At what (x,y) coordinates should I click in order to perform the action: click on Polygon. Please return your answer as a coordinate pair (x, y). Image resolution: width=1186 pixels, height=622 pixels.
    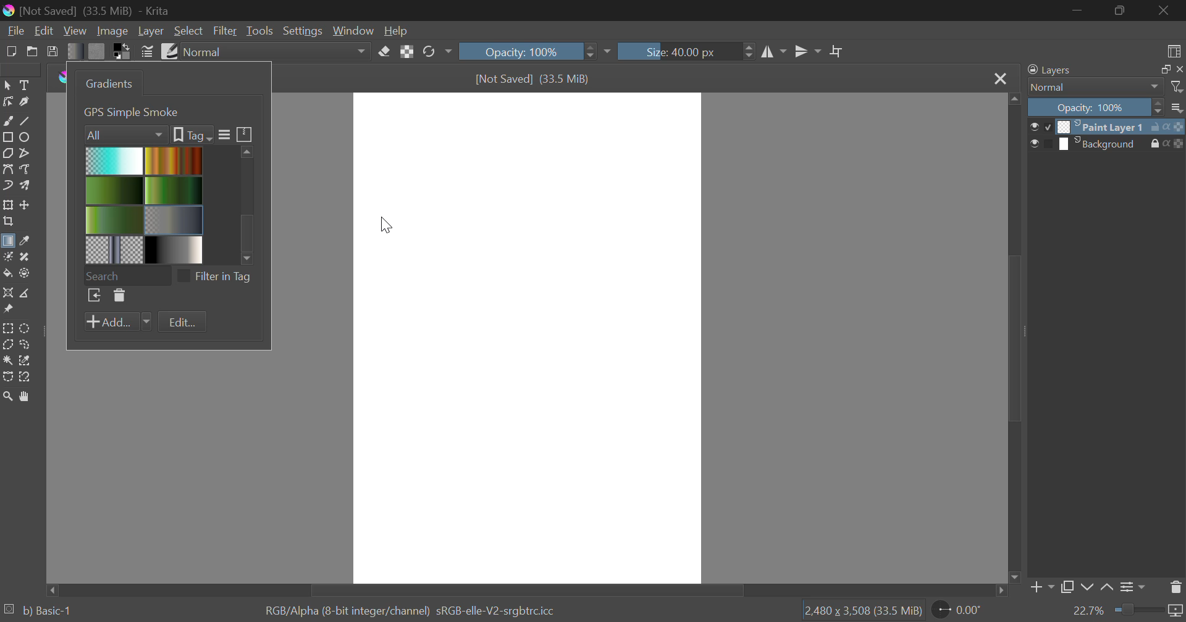
    Looking at the image, I should click on (7, 152).